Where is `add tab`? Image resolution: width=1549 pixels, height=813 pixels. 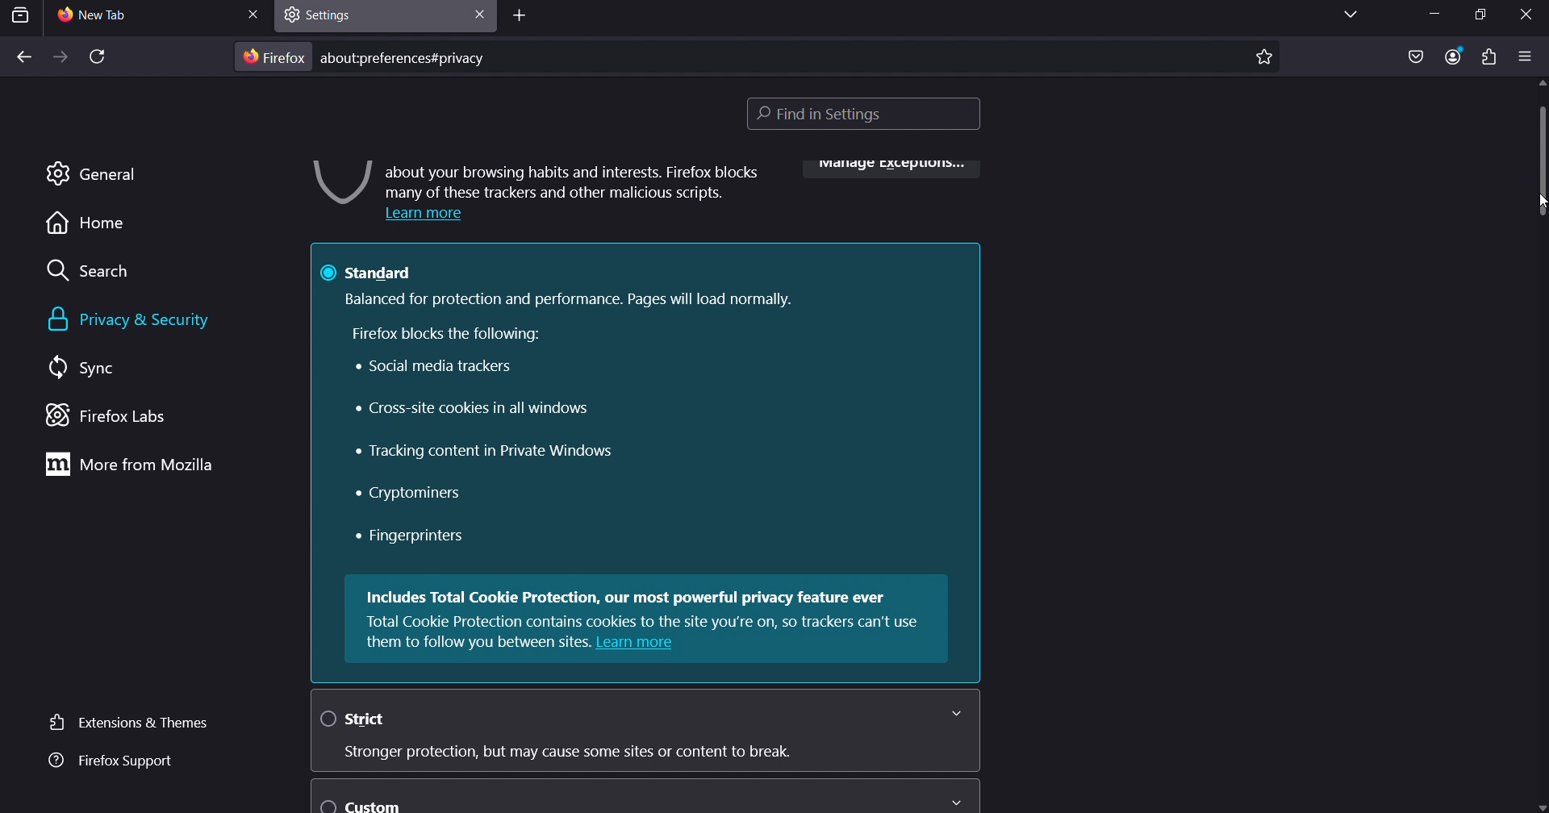 add tab is located at coordinates (521, 19).